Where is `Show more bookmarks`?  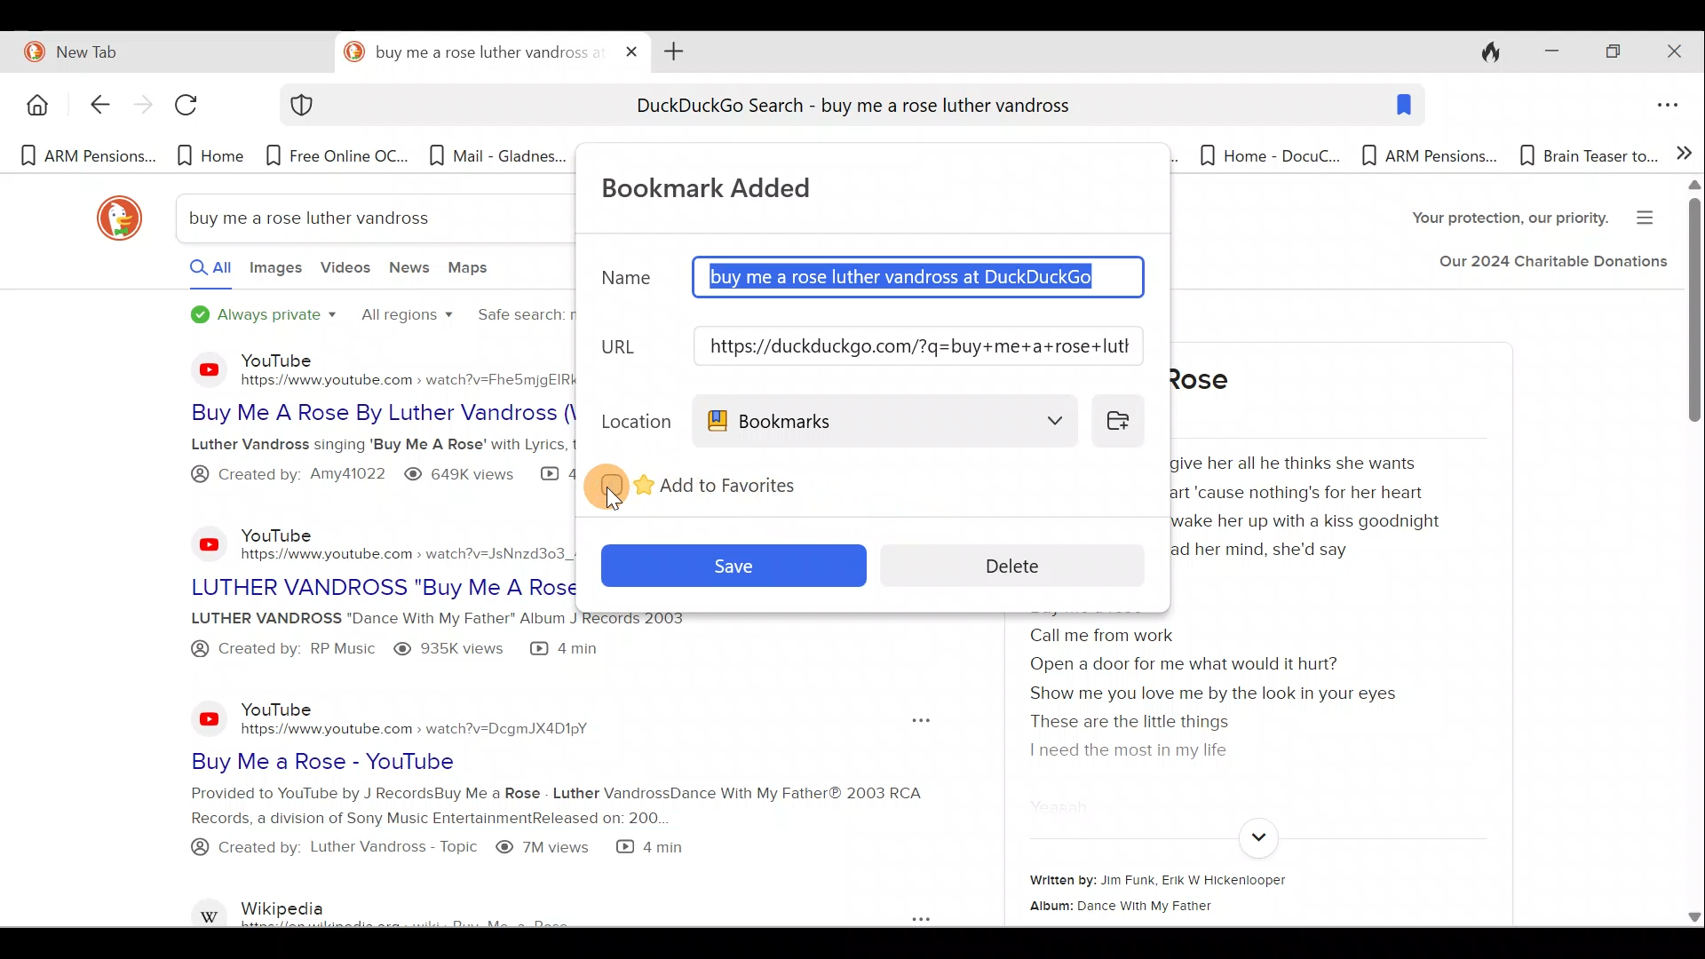
Show more bookmarks is located at coordinates (1685, 151).